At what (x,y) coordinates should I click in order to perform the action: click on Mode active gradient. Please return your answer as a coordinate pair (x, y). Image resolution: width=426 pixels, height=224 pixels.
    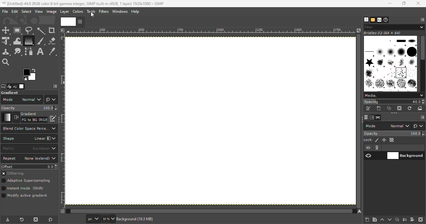
    Looking at the image, I should click on (26, 197).